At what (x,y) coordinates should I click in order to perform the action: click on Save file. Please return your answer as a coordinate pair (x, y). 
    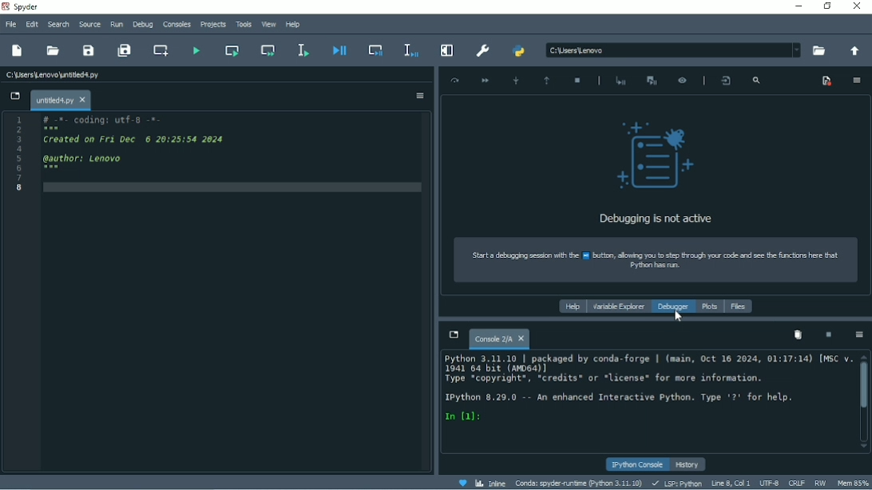
    Looking at the image, I should click on (89, 50).